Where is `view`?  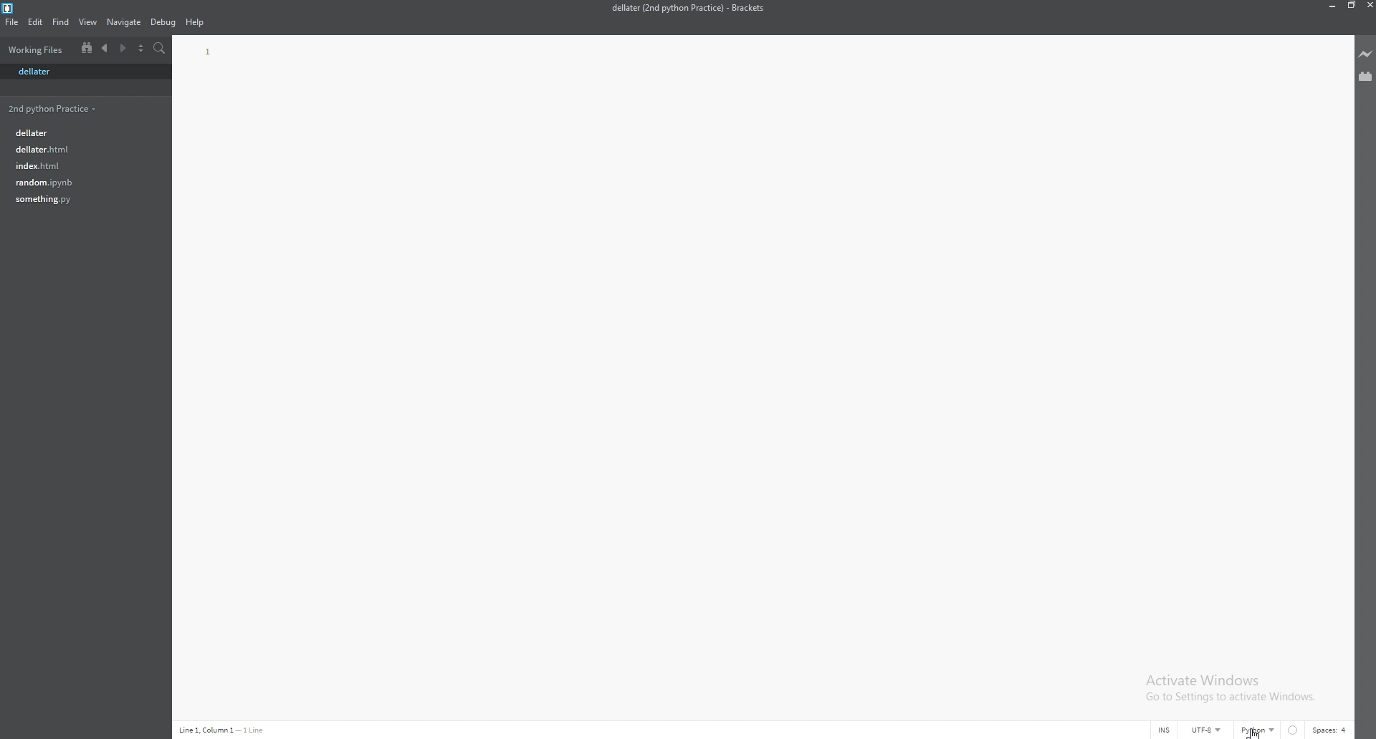
view is located at coordinates (89, 22).